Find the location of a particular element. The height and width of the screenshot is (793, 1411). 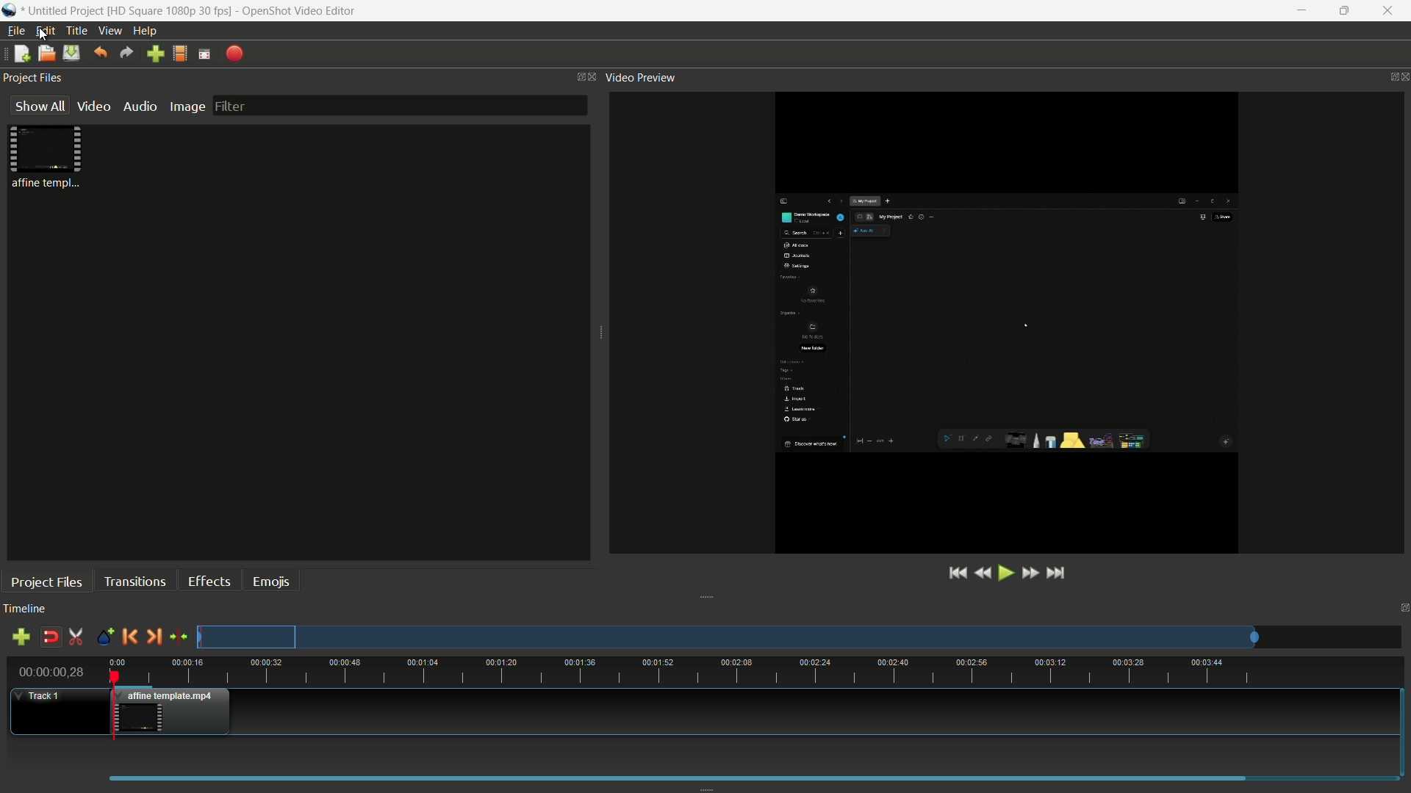

fast forward is located at coordinates (1032, 573).